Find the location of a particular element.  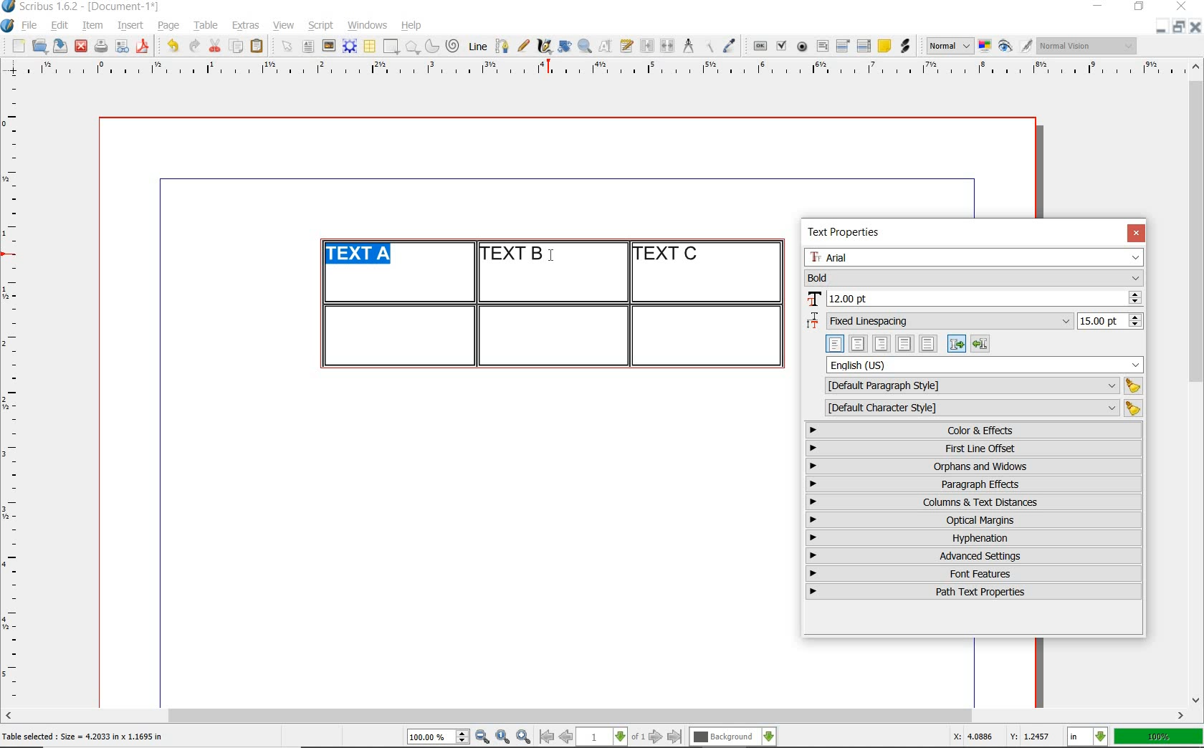

text boldened is located at coordinates (363, 256).